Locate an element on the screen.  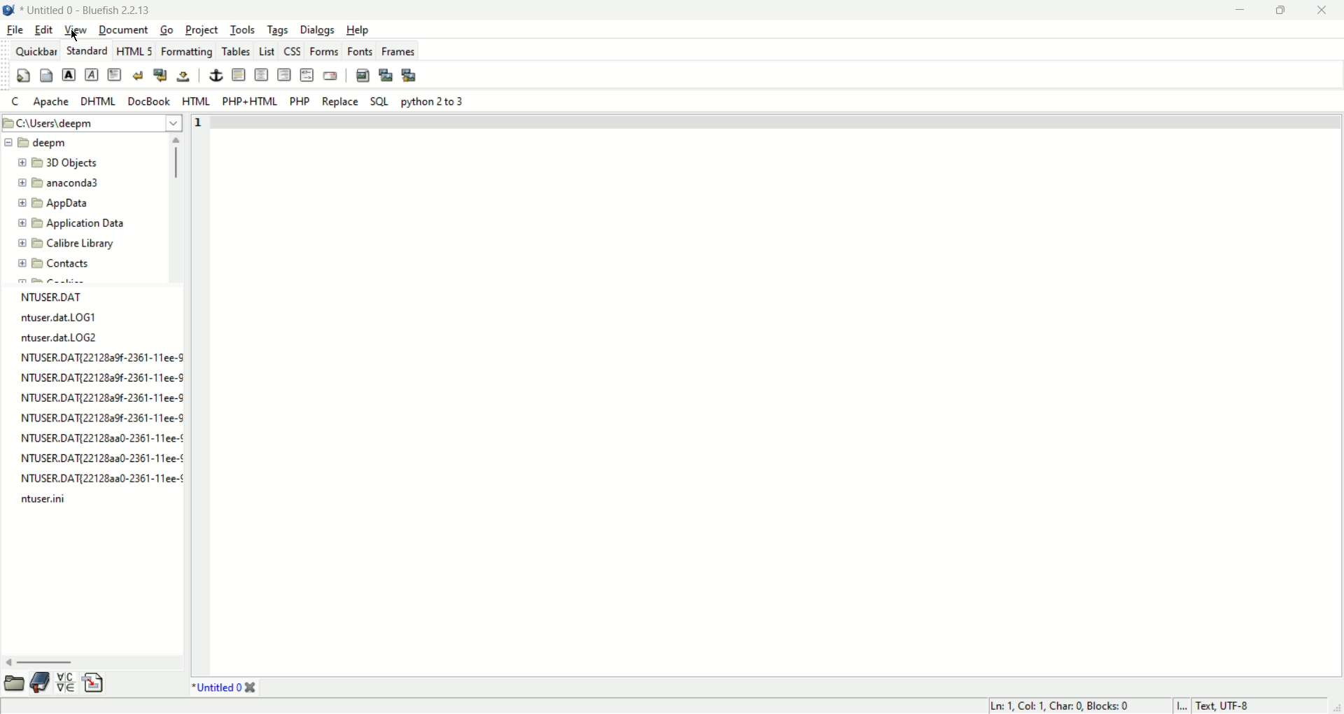
python 2 to 3 is located at coordinates (433, 101).